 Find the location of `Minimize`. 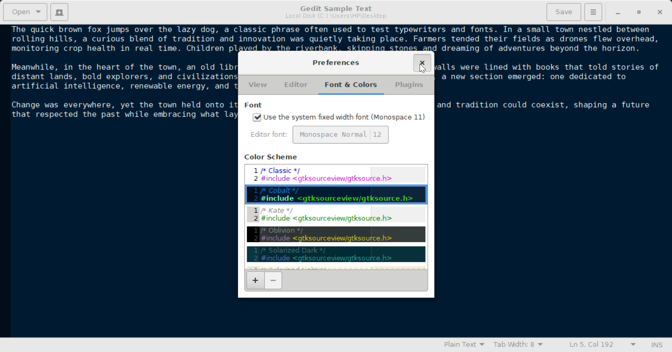

Minimize is located at coordinates (640, 13).